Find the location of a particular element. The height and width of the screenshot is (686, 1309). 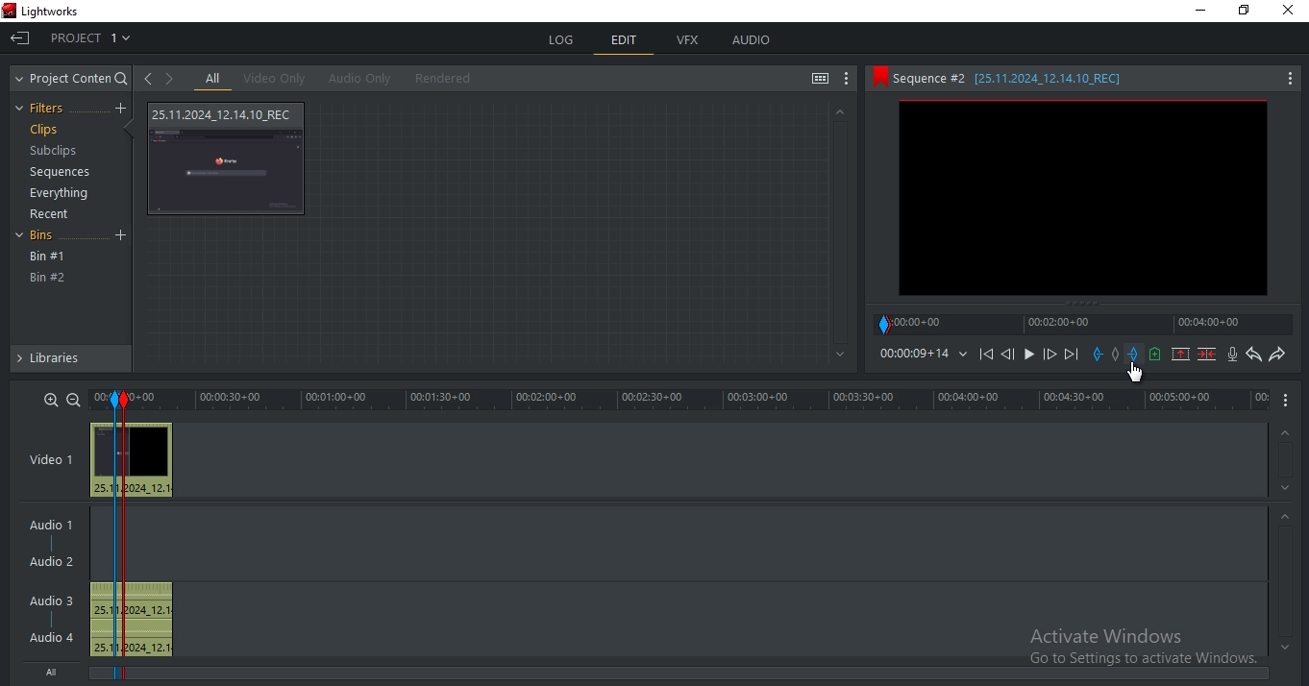

rendered is located at coordinates (443, 78).